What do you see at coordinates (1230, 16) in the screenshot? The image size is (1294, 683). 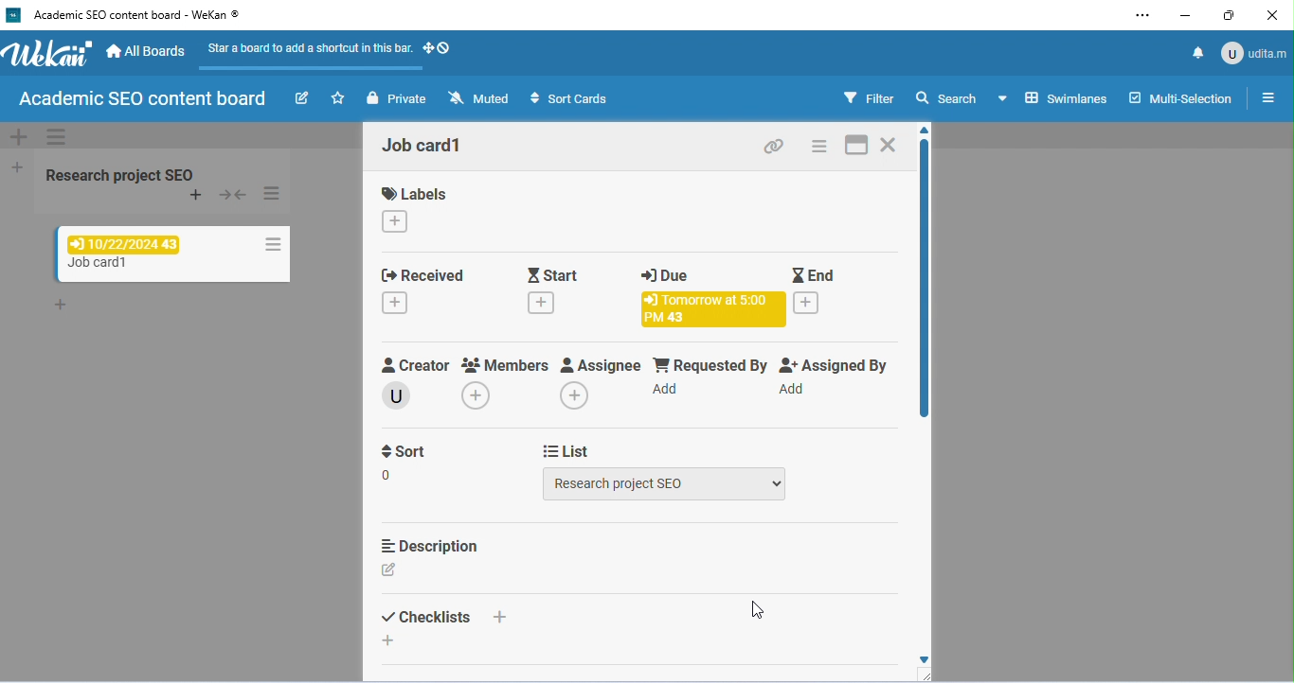 I see `maximize` at bounding box center [1230, 16].